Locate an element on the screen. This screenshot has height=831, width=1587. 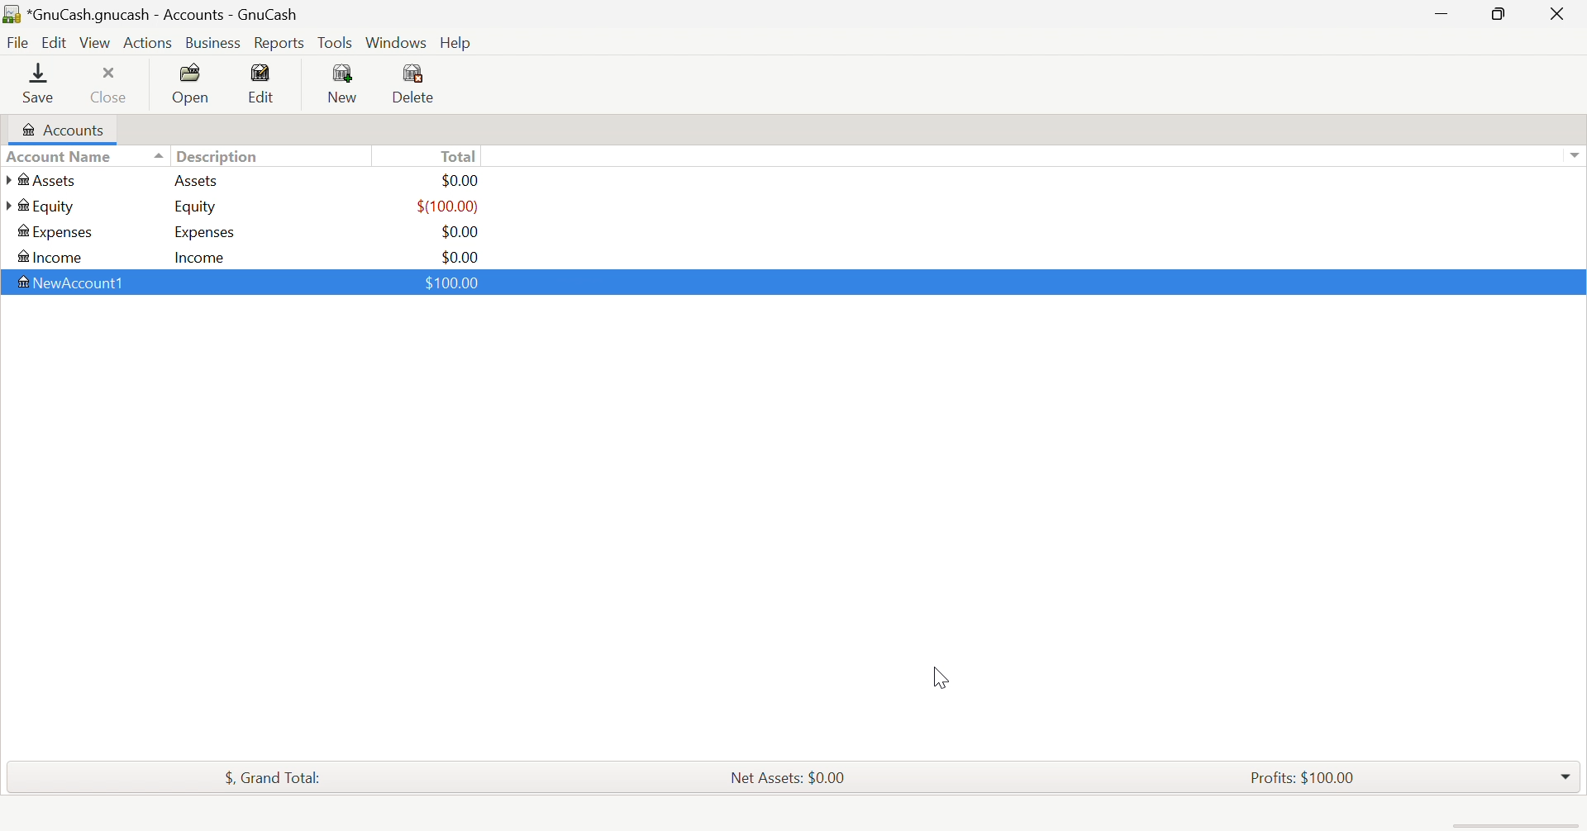
Restore Down is located at coordinates (1501, 16).